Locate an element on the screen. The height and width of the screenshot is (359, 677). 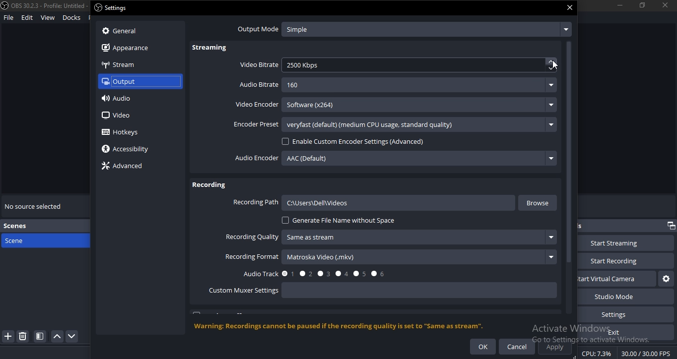
audio is located at coordinates (120, 98).